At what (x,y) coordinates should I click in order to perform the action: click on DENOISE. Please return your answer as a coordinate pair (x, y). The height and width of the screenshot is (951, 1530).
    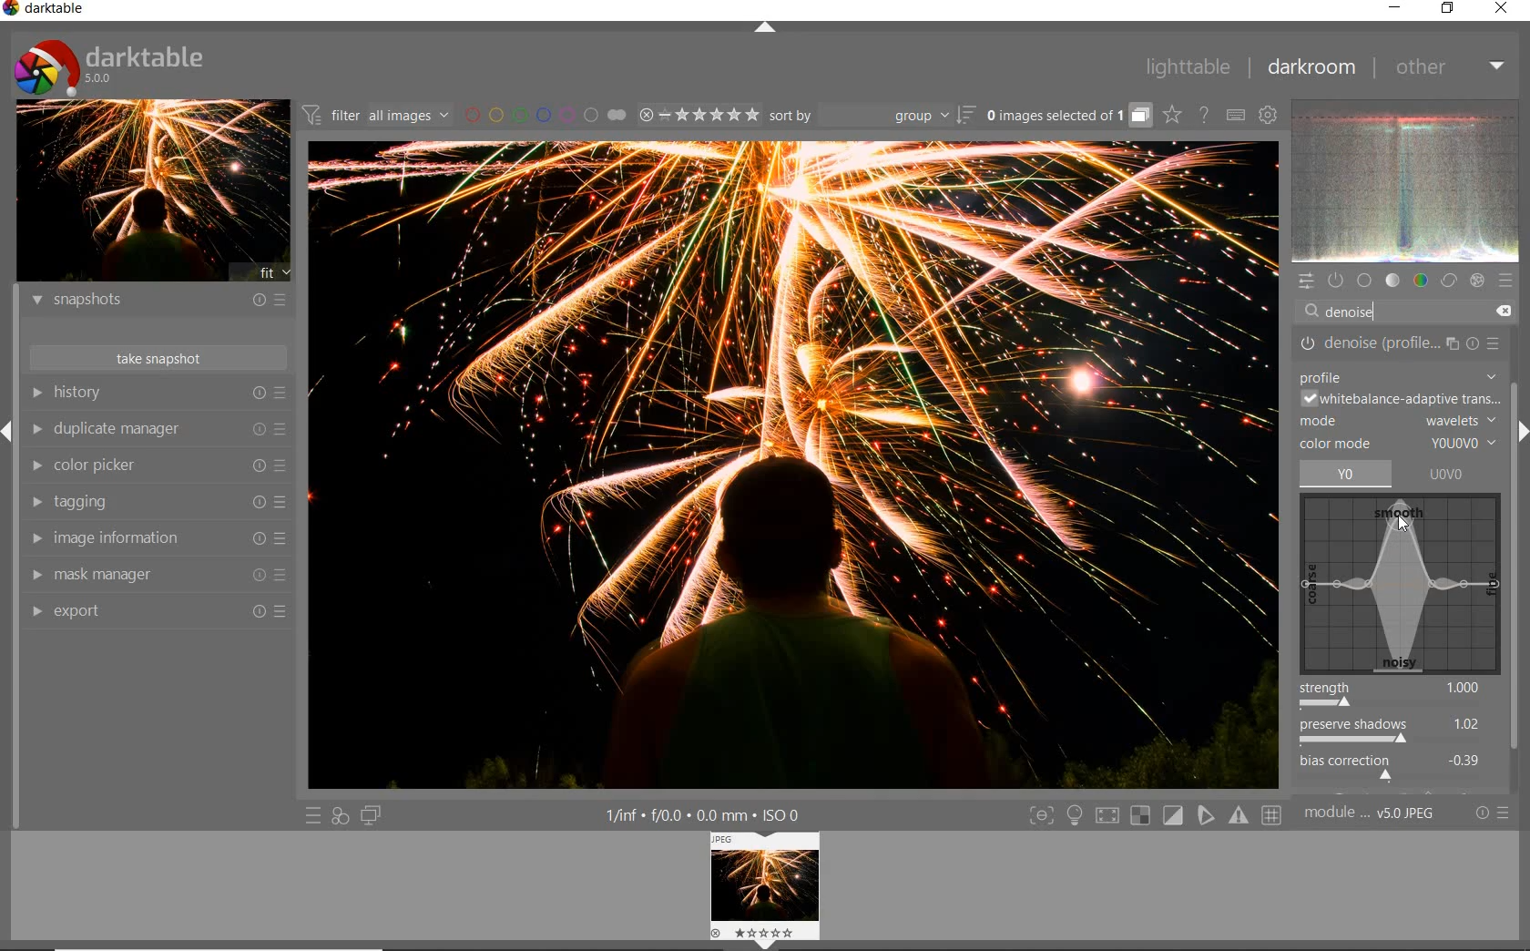
    Looking at the image, I should click on (1359, 313).